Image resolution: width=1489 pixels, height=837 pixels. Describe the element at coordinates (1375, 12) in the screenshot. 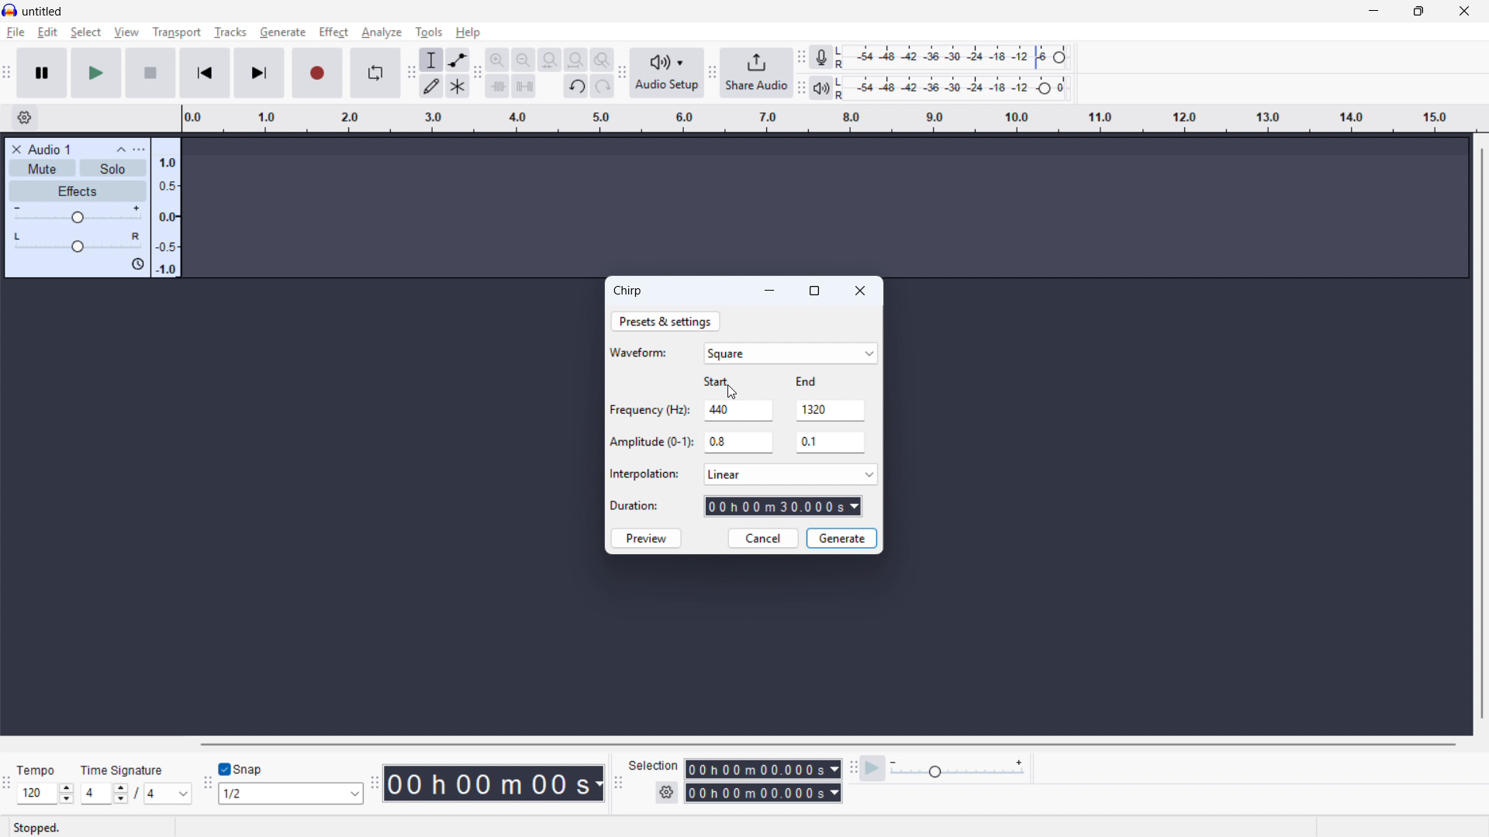

I see `minimise ` at that location.